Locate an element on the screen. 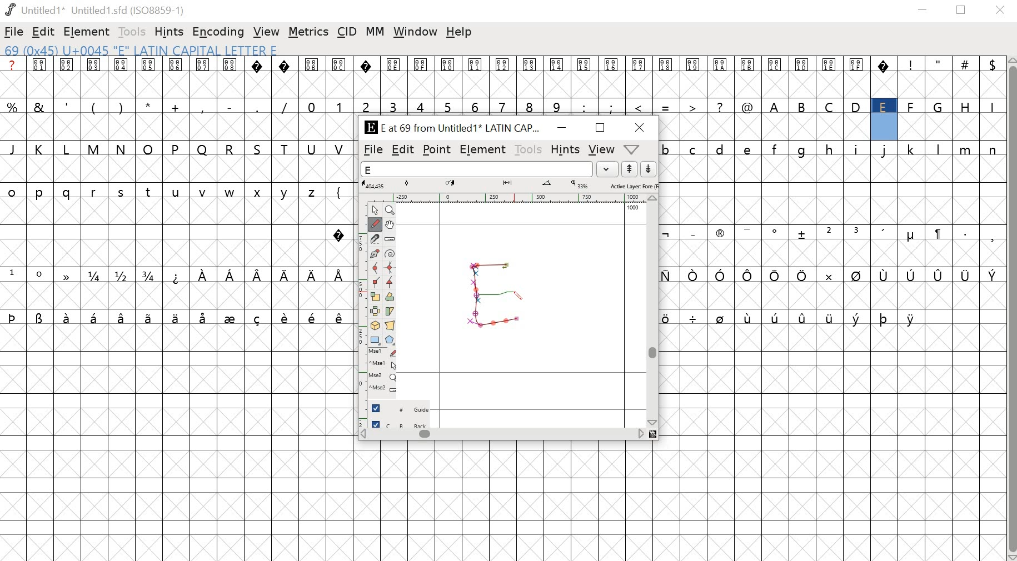 This screenshot has height=561, width=1017. Mouse left button is located at coordinates (382, 353).